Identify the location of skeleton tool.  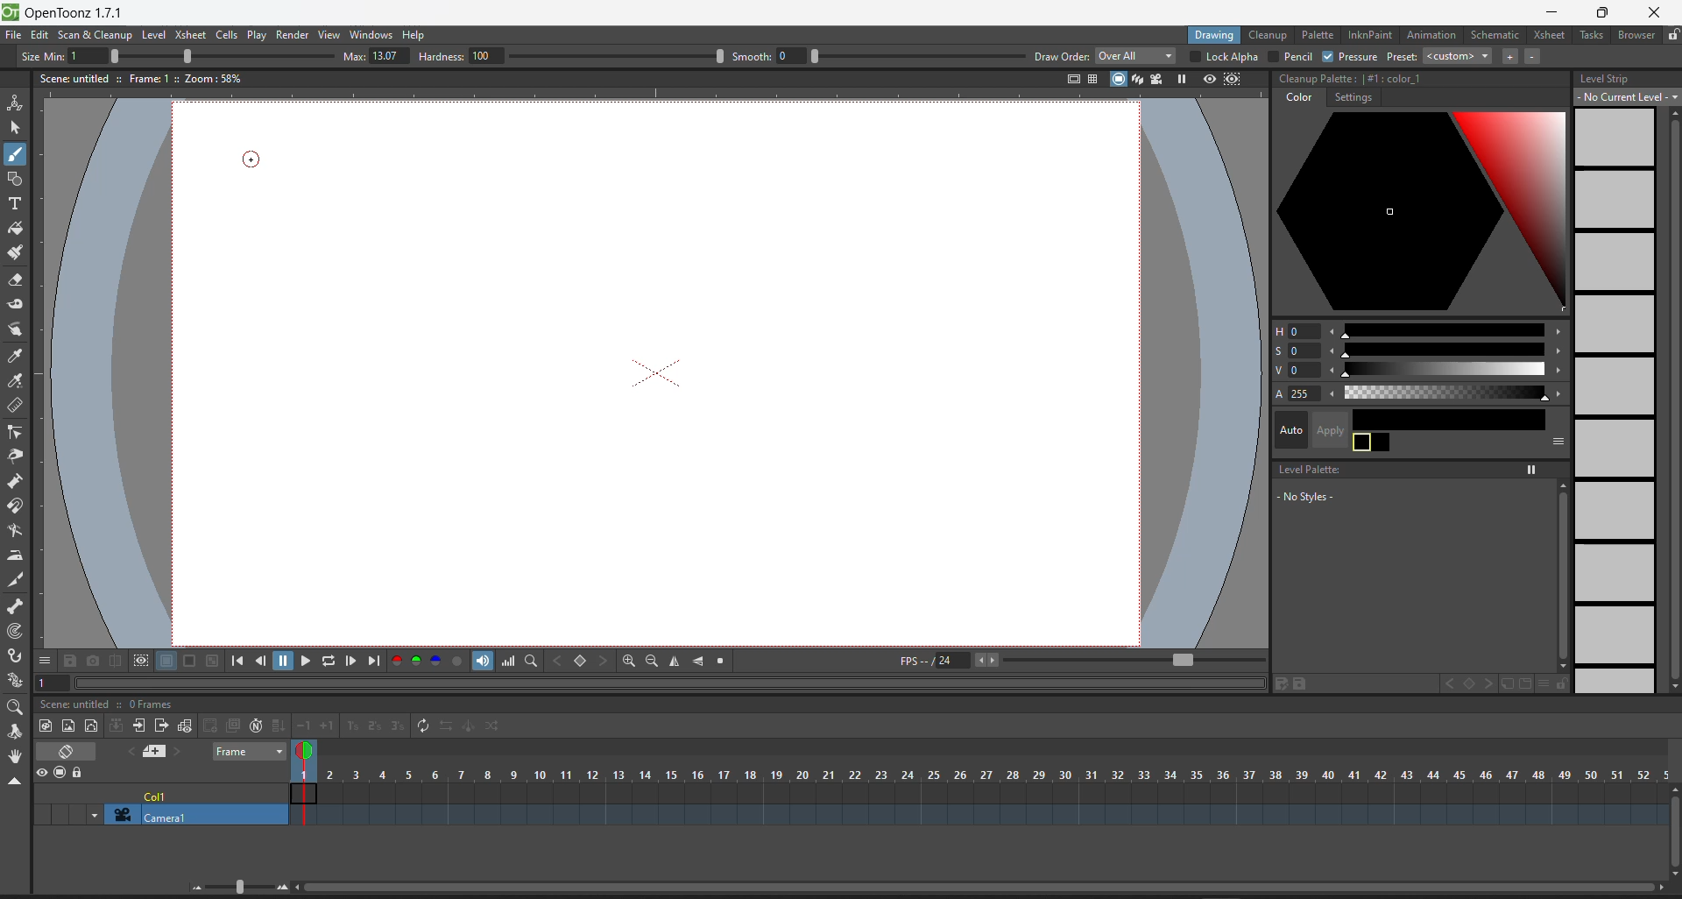
(16, 605).